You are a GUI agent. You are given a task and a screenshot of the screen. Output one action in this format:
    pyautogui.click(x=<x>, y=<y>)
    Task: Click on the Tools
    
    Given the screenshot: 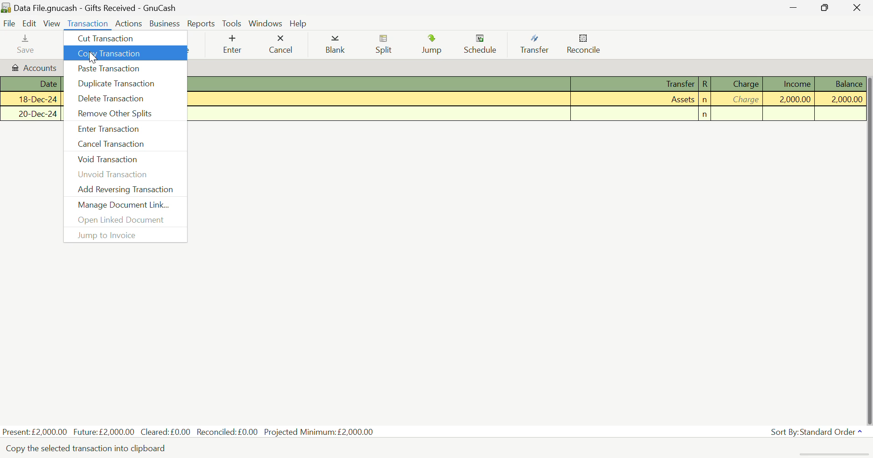 What is the action you would take?
    pyautogui.click(x=233, y=23)
    